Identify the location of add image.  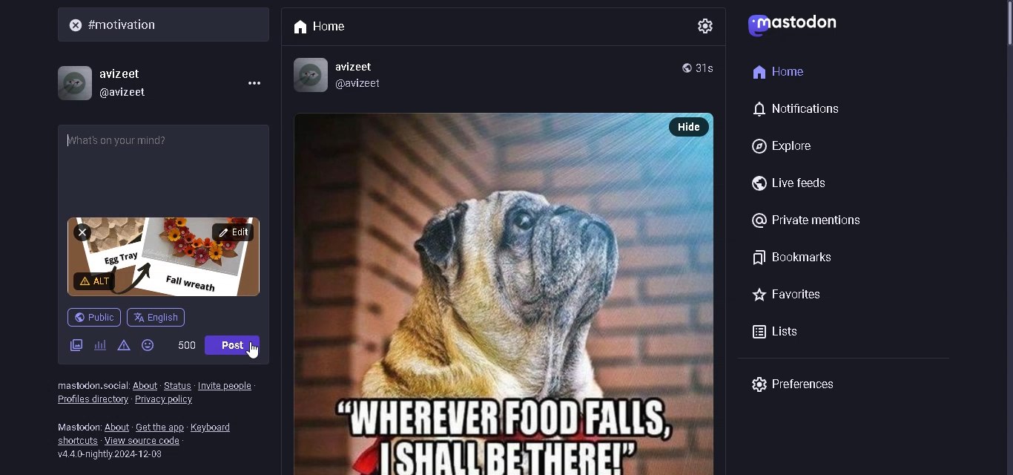
(75, 345).